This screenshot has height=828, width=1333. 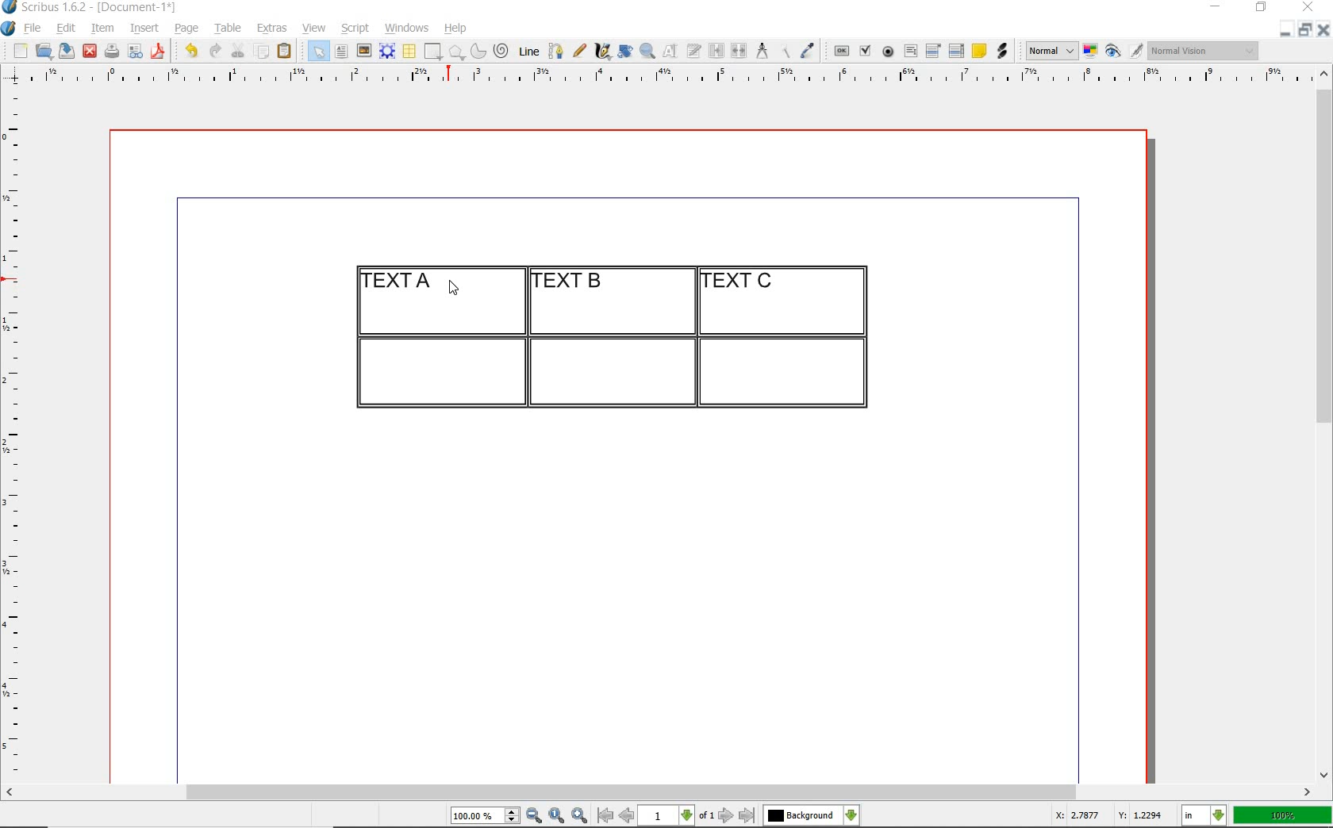 What do you see at coordinates (1204, 51) in the screenshot?
I see `visual appearance of the display` at bounding box center [1204, 51].